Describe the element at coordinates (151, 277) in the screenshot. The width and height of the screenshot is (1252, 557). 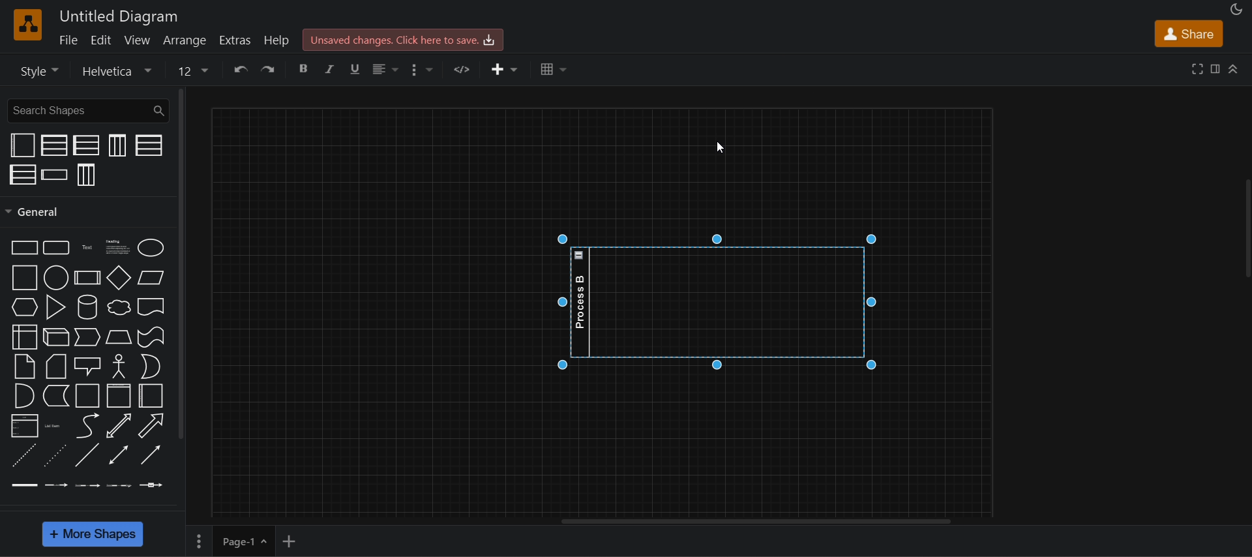
I see `parallelogram` at that location.